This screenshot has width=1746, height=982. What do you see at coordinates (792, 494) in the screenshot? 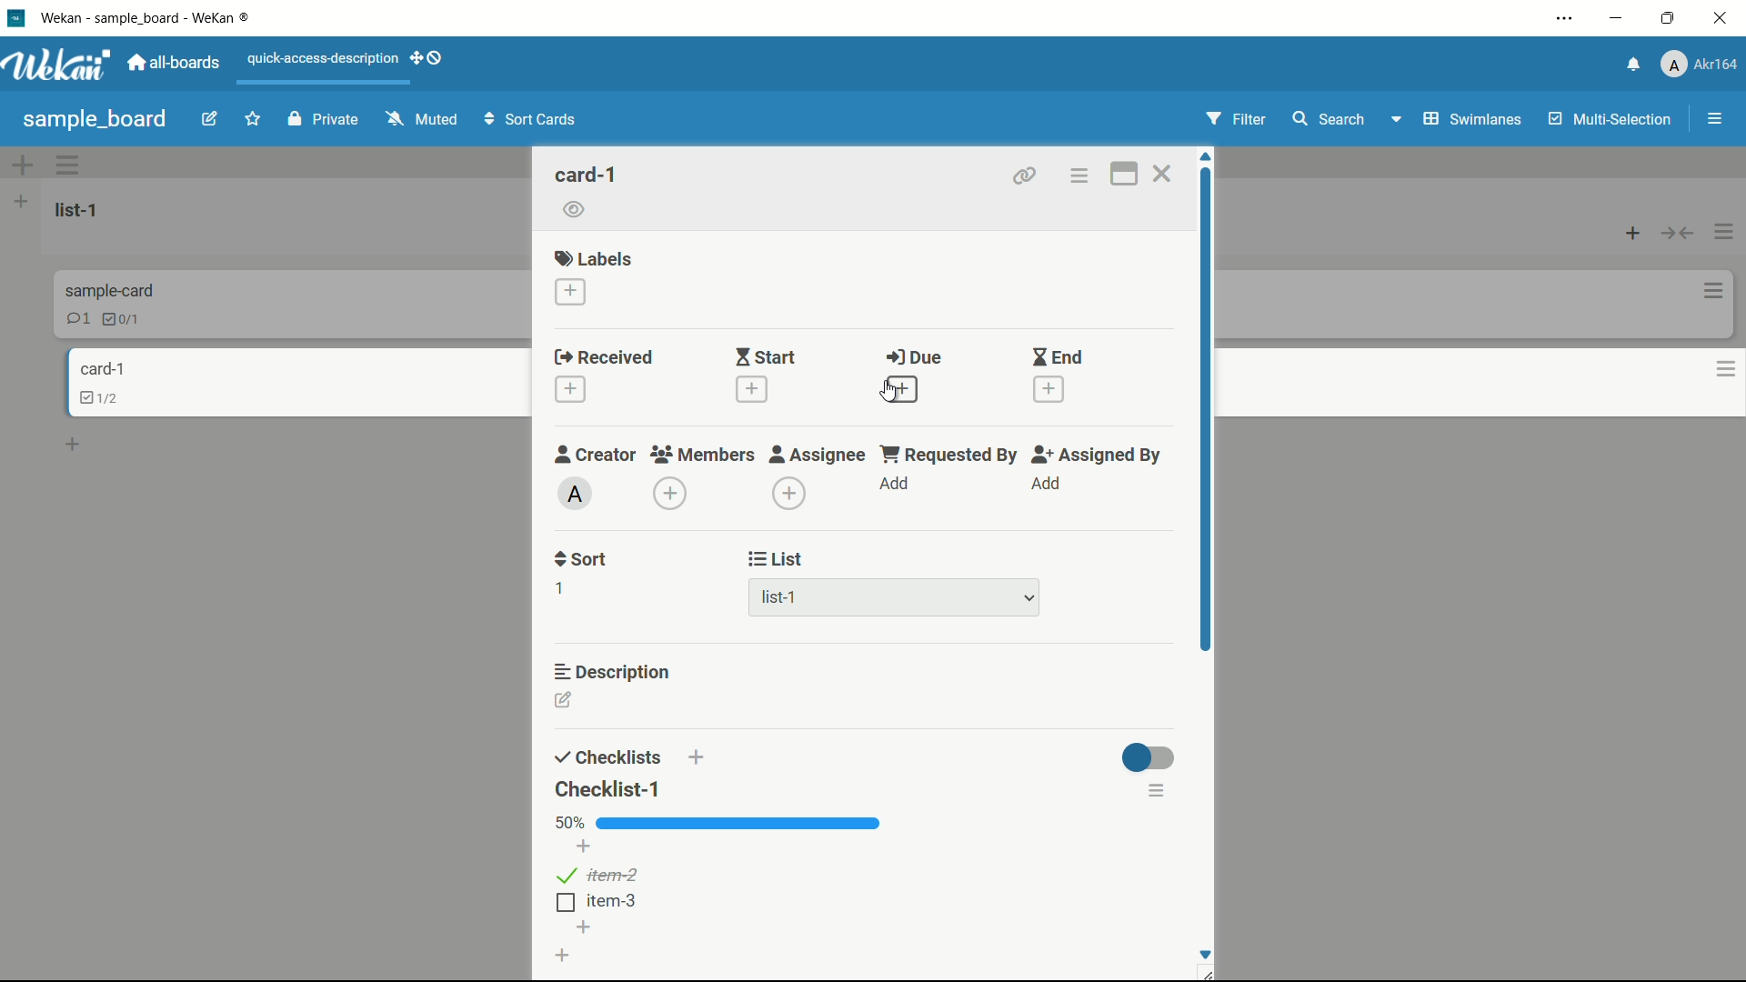
I see `add assignee` at bounding box center [792, 494].